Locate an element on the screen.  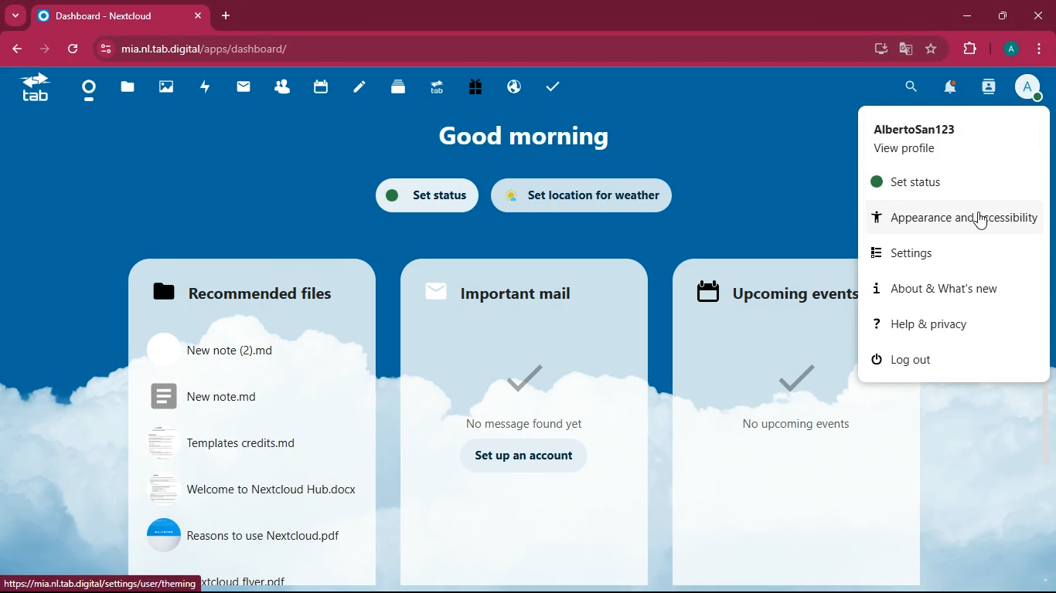
files is located at coordinates (240, 291).